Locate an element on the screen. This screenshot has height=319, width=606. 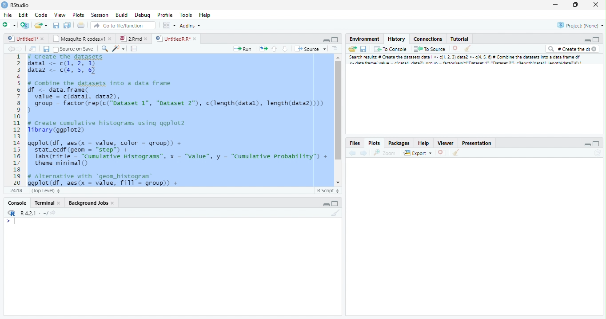
Print is located at coordinates (82, 25).